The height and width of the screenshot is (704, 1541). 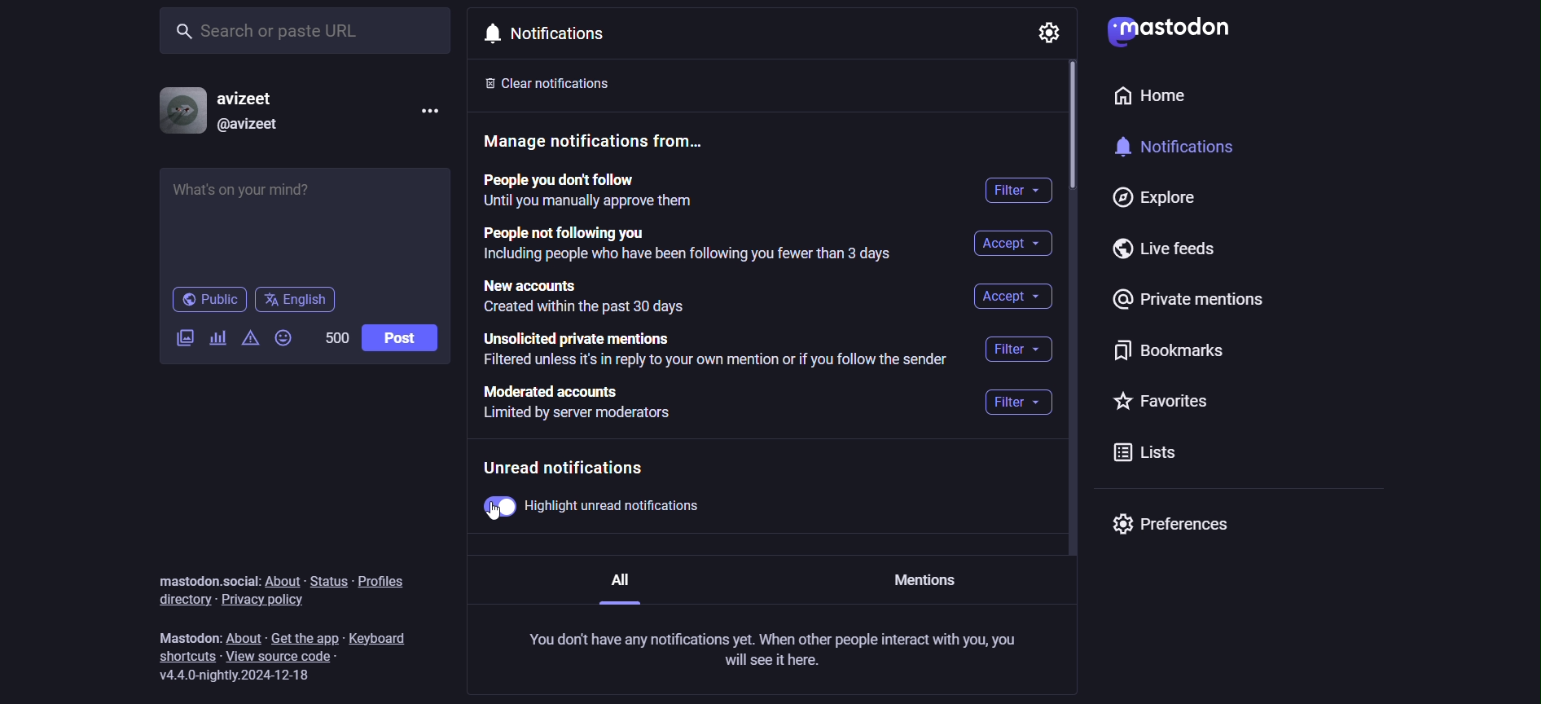 I want to click on all, so click(x=618, y=584).